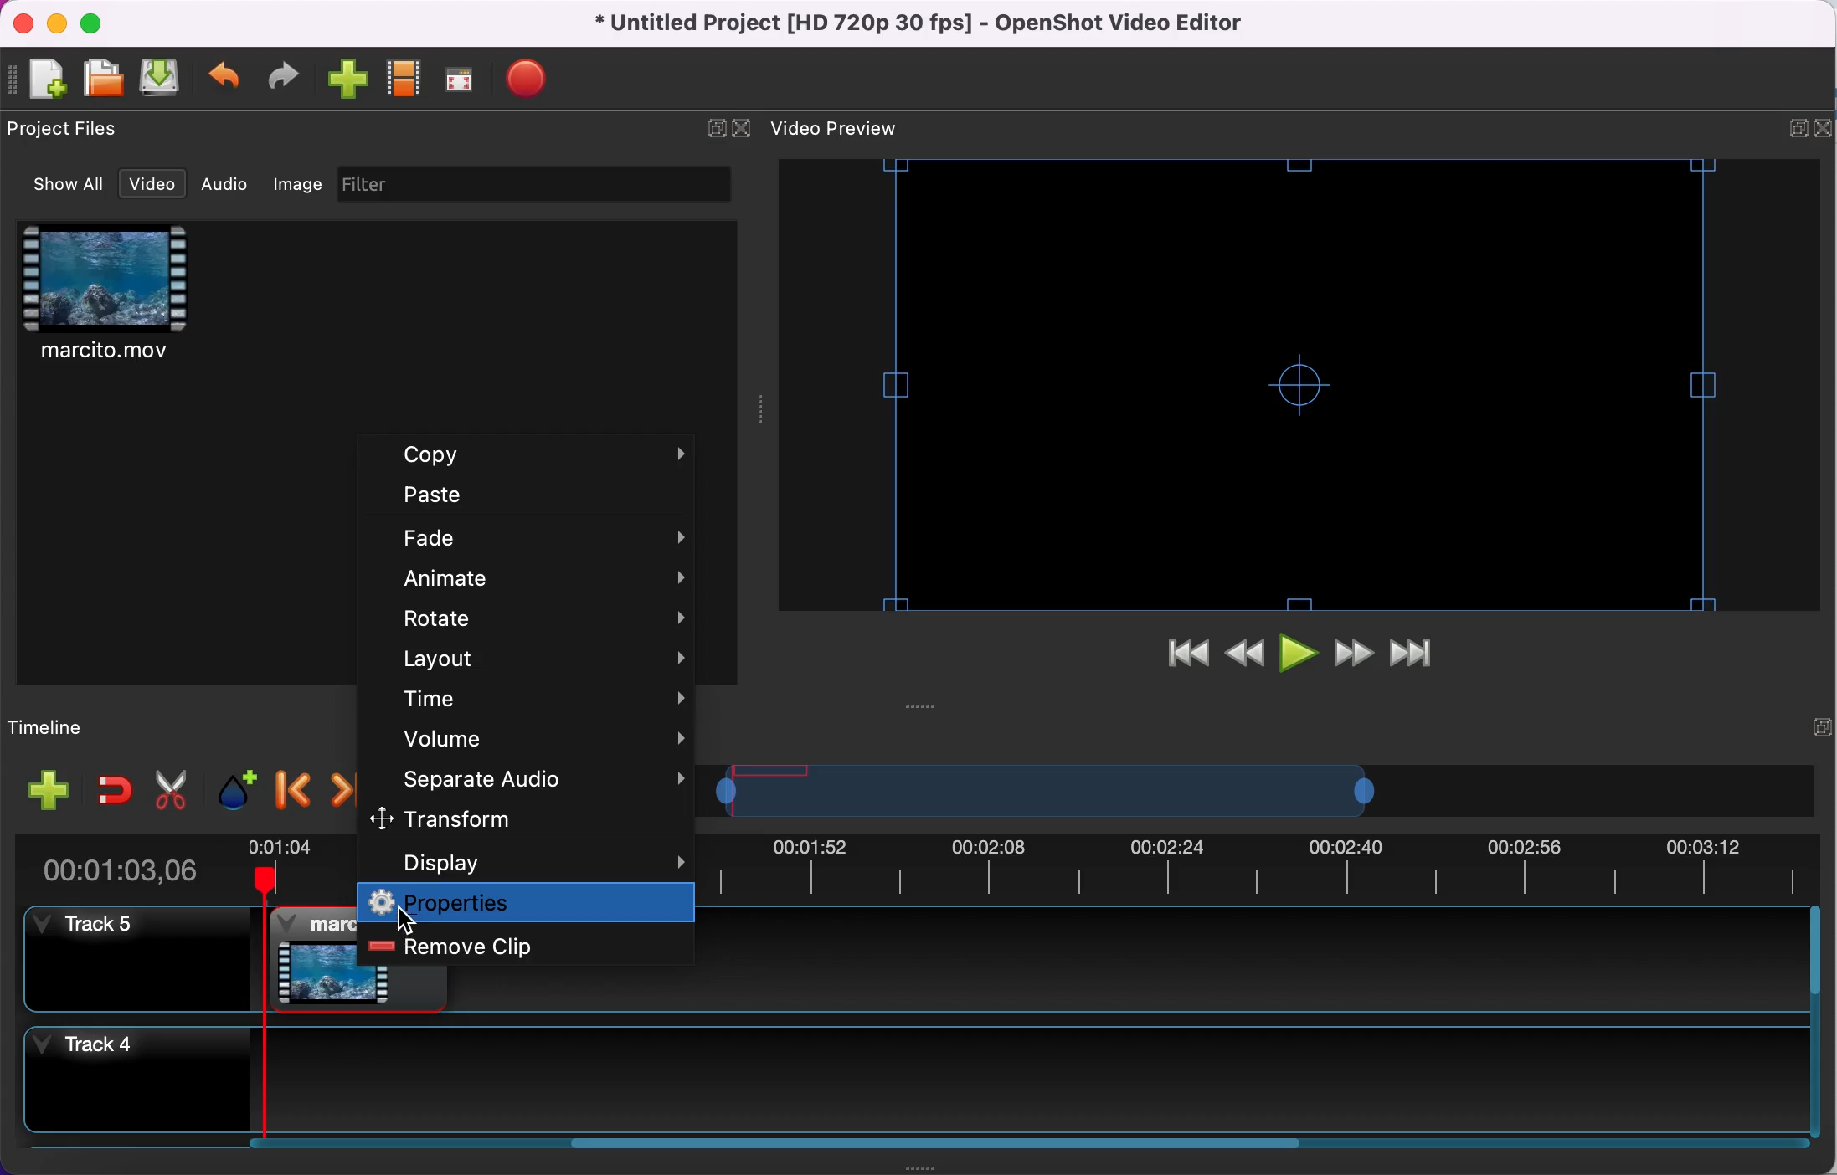 Image resolution: width=1837 pixels, height=1175 pixels. What do you see at coordinates (177, 962) in the screenshot?
I see `track 5` at bounding box center [177, 962].